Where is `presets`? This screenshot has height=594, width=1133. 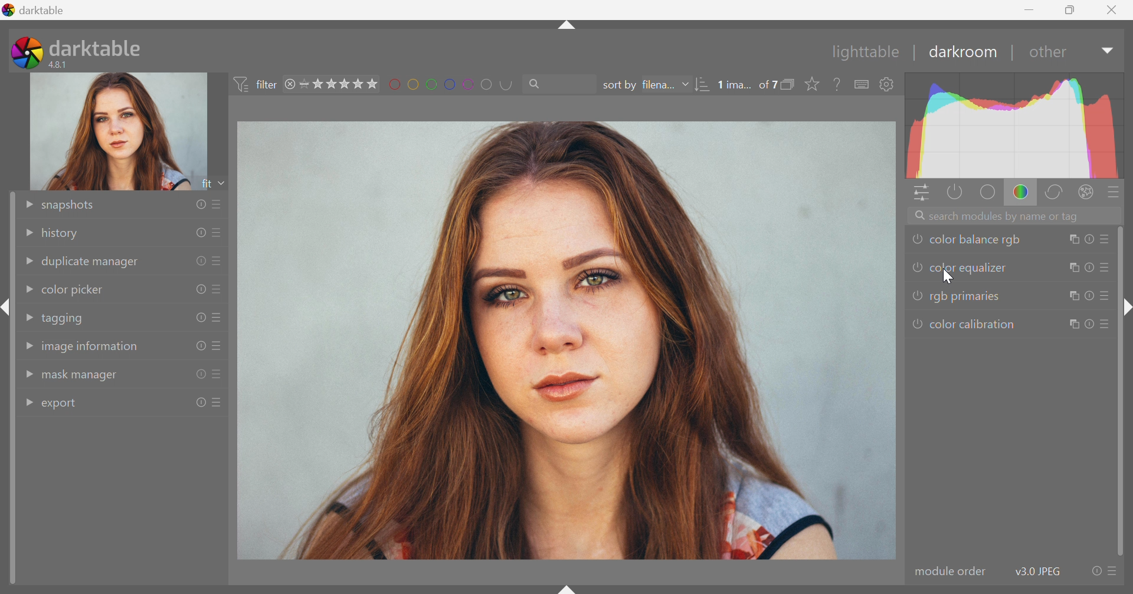
presets is located at coordinates (1105, 240).